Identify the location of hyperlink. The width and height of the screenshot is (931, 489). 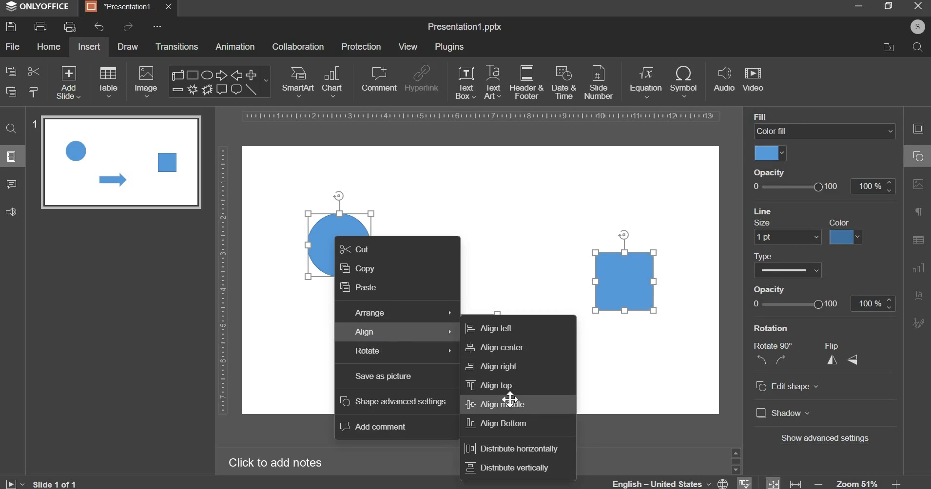
(421, 80).